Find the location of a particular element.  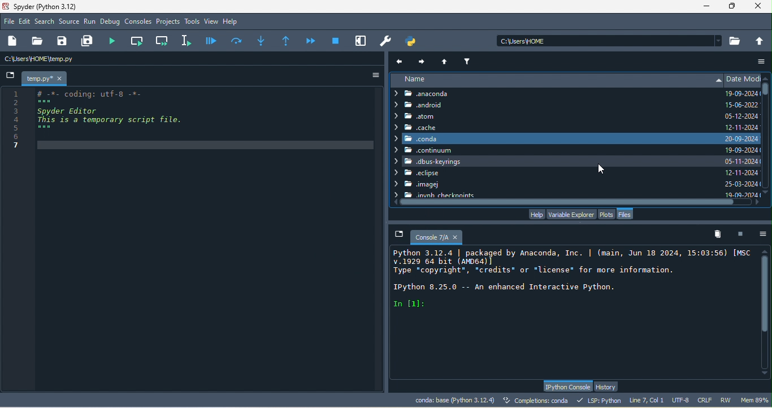

open is located at coordinates (37, 41).